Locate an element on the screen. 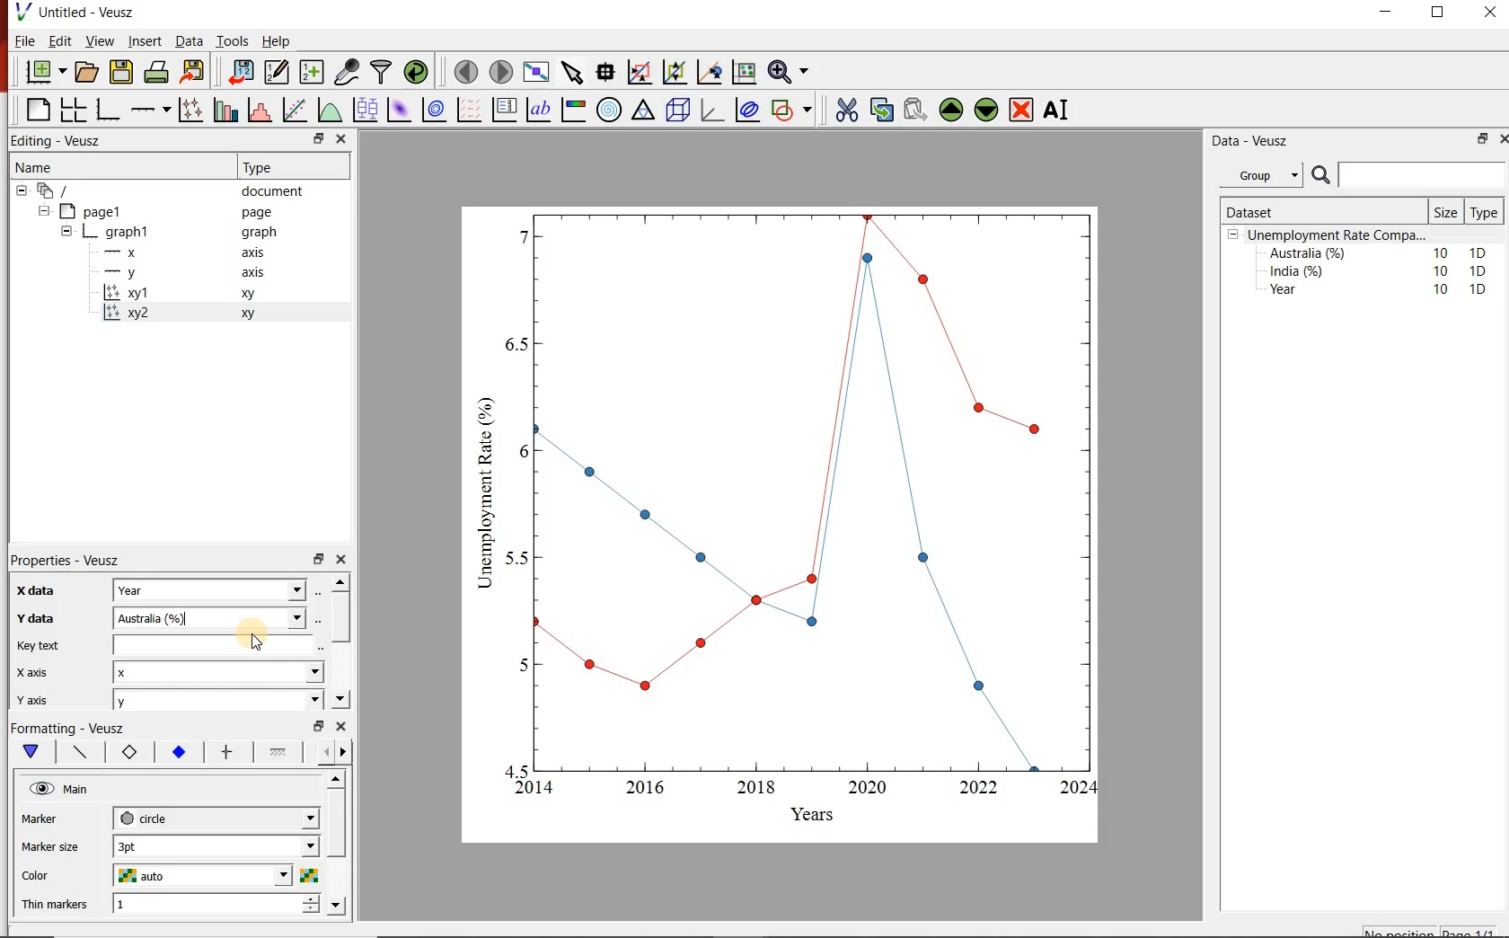 The image size is (1509, 938). move the widgets up is located at coordinates (951, 110).